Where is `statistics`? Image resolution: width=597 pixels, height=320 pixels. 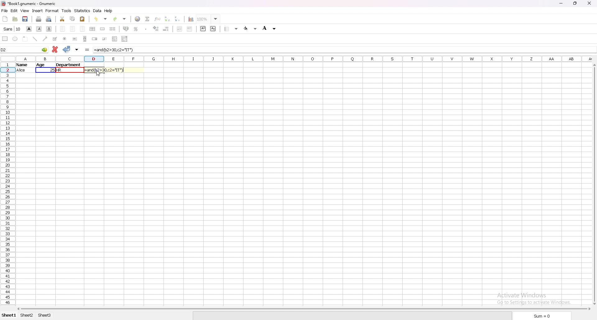 statistics is located at coordinates (82, 11).